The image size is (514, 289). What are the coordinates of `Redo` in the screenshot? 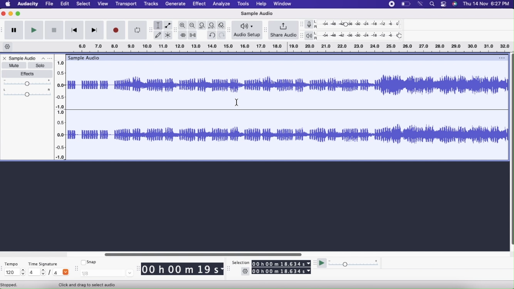 It's located at (222, 35).